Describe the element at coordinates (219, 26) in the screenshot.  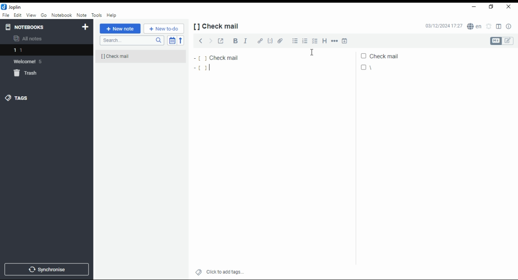
I see `[] check mail` at that location.